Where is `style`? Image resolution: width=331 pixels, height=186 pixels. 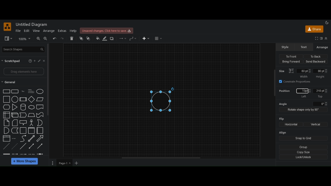 style is located at coordinates (285, 47).